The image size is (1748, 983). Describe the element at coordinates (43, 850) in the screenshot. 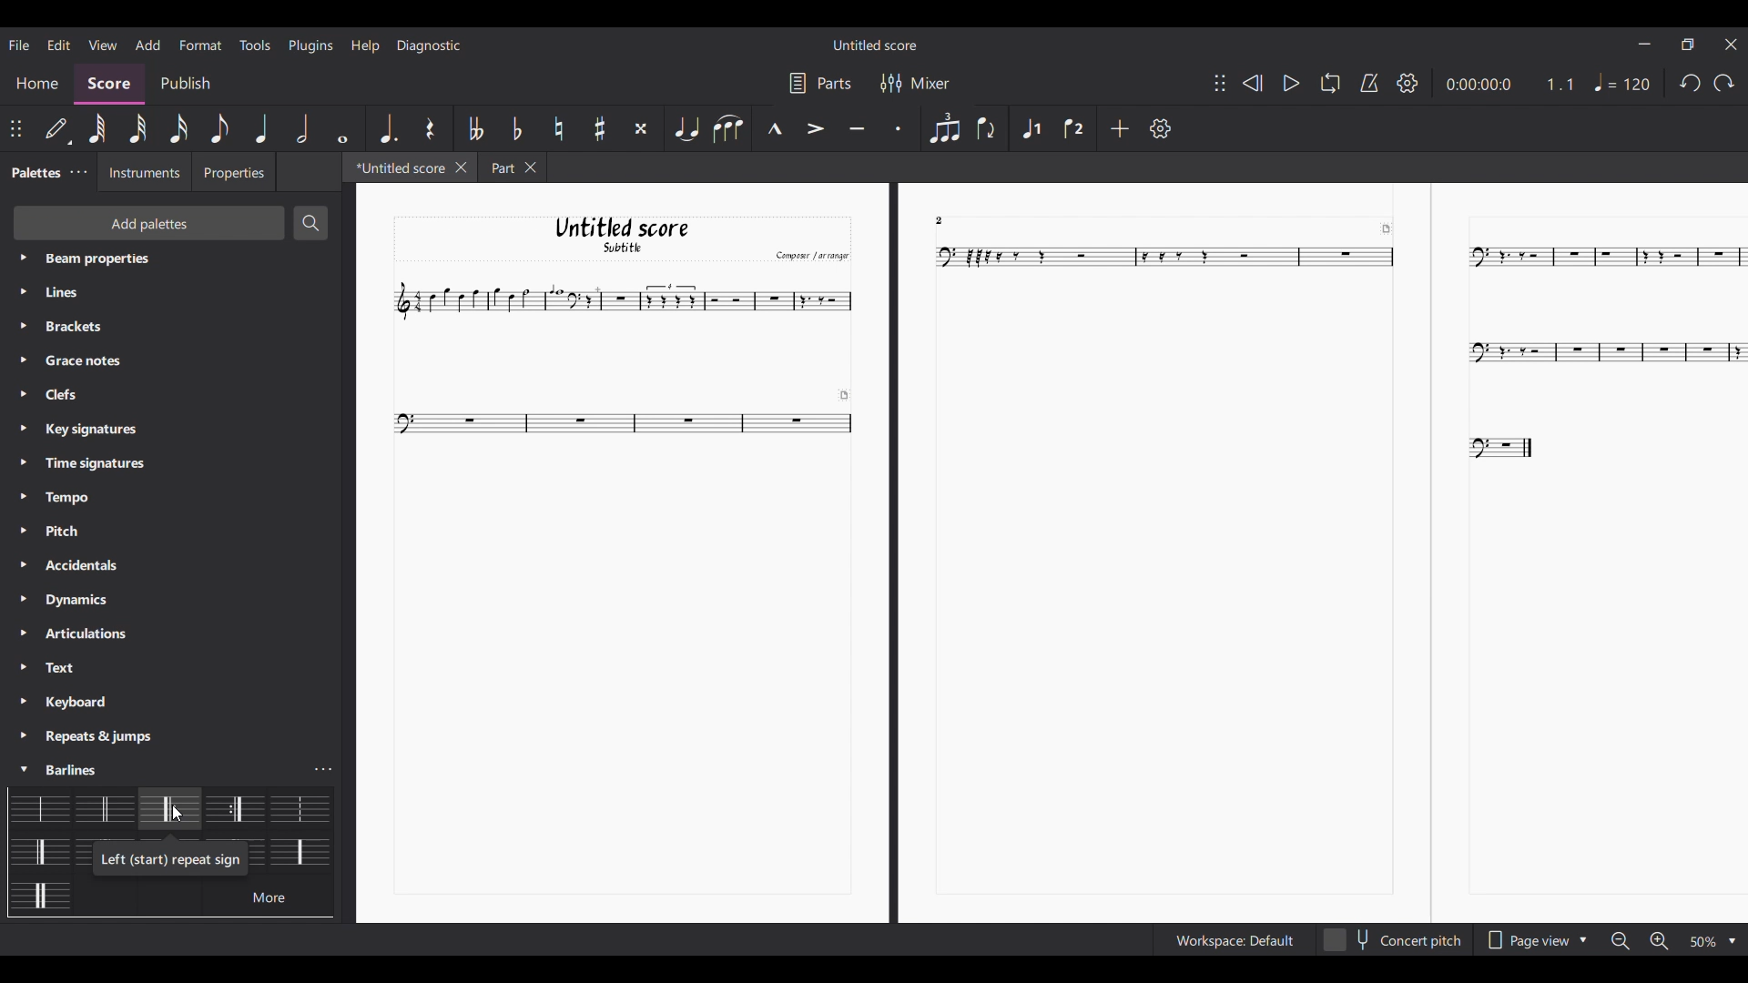

I see `Barline options` at that location.